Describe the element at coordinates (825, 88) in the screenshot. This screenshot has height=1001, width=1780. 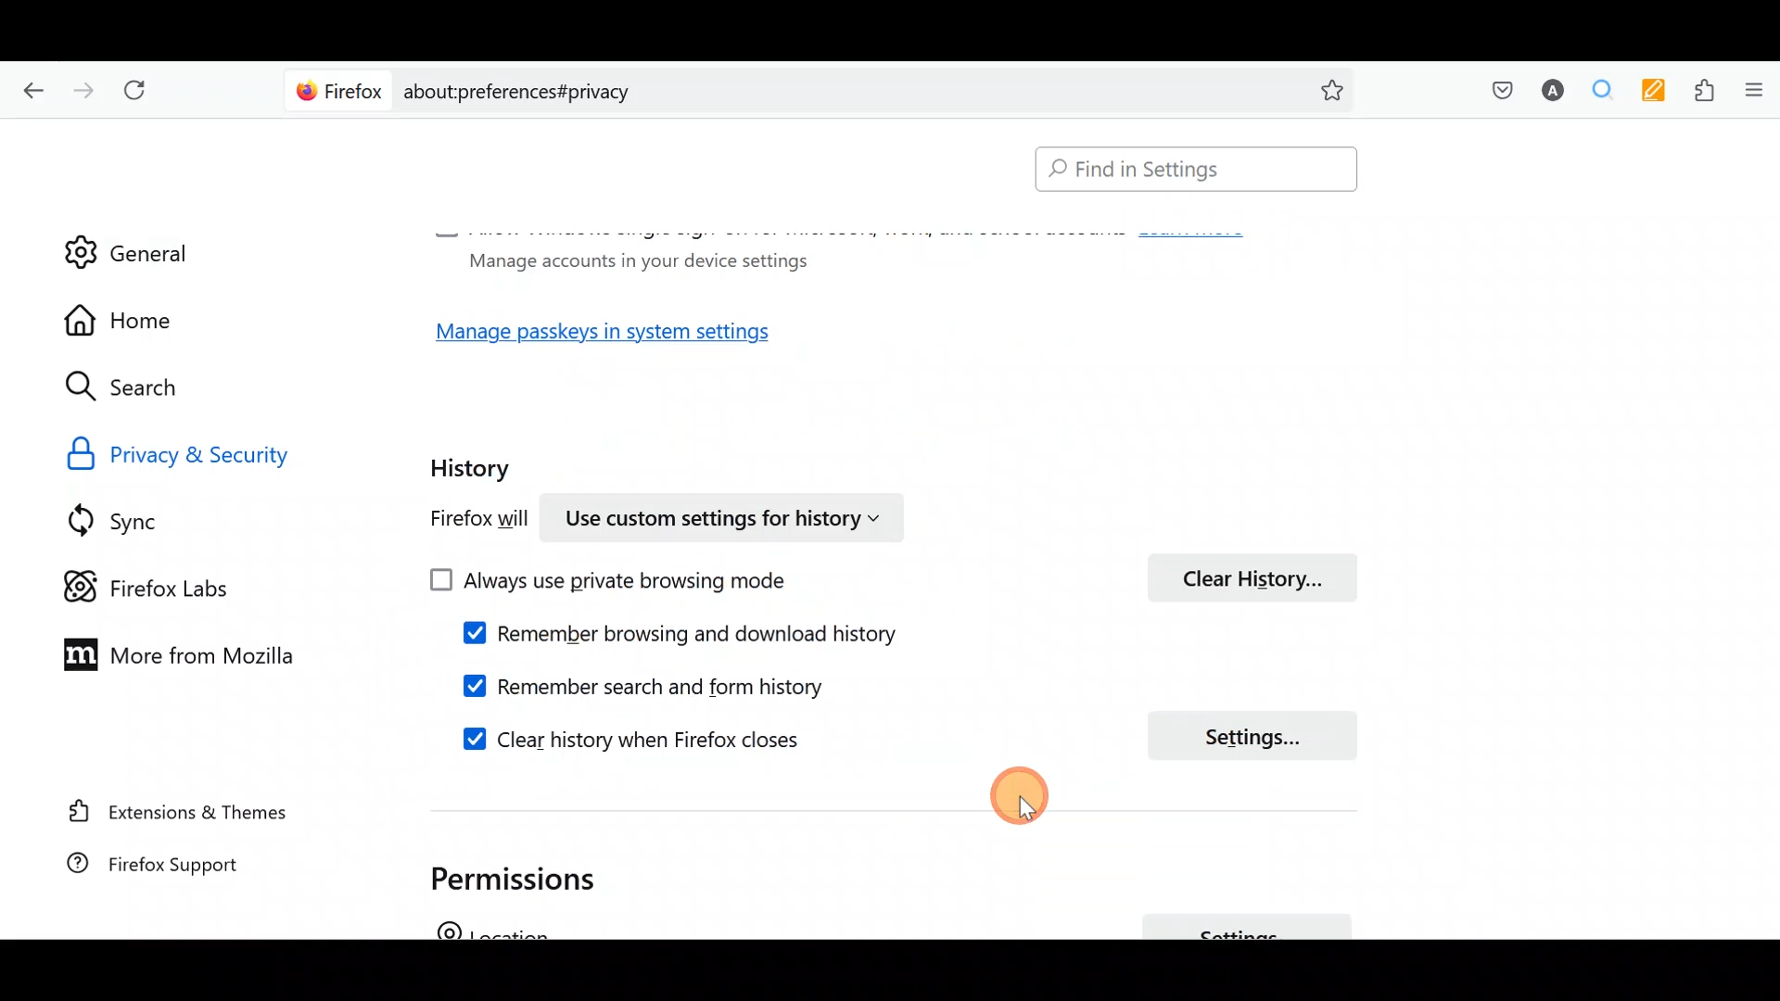
I see `Search bar` at that location.